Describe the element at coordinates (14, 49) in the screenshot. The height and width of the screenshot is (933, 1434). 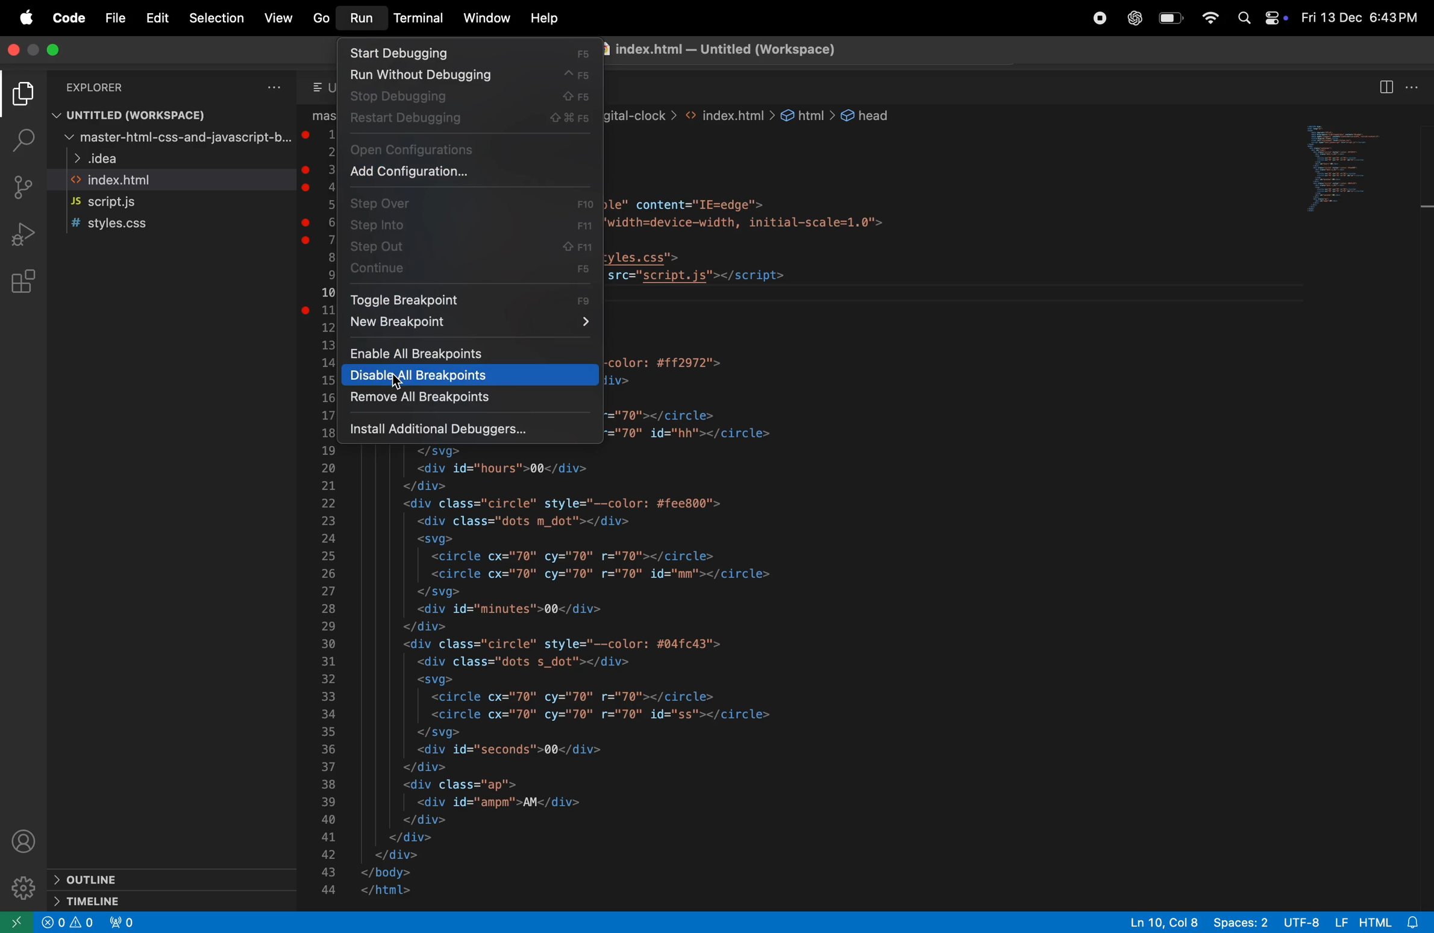
I see `close` at that location.